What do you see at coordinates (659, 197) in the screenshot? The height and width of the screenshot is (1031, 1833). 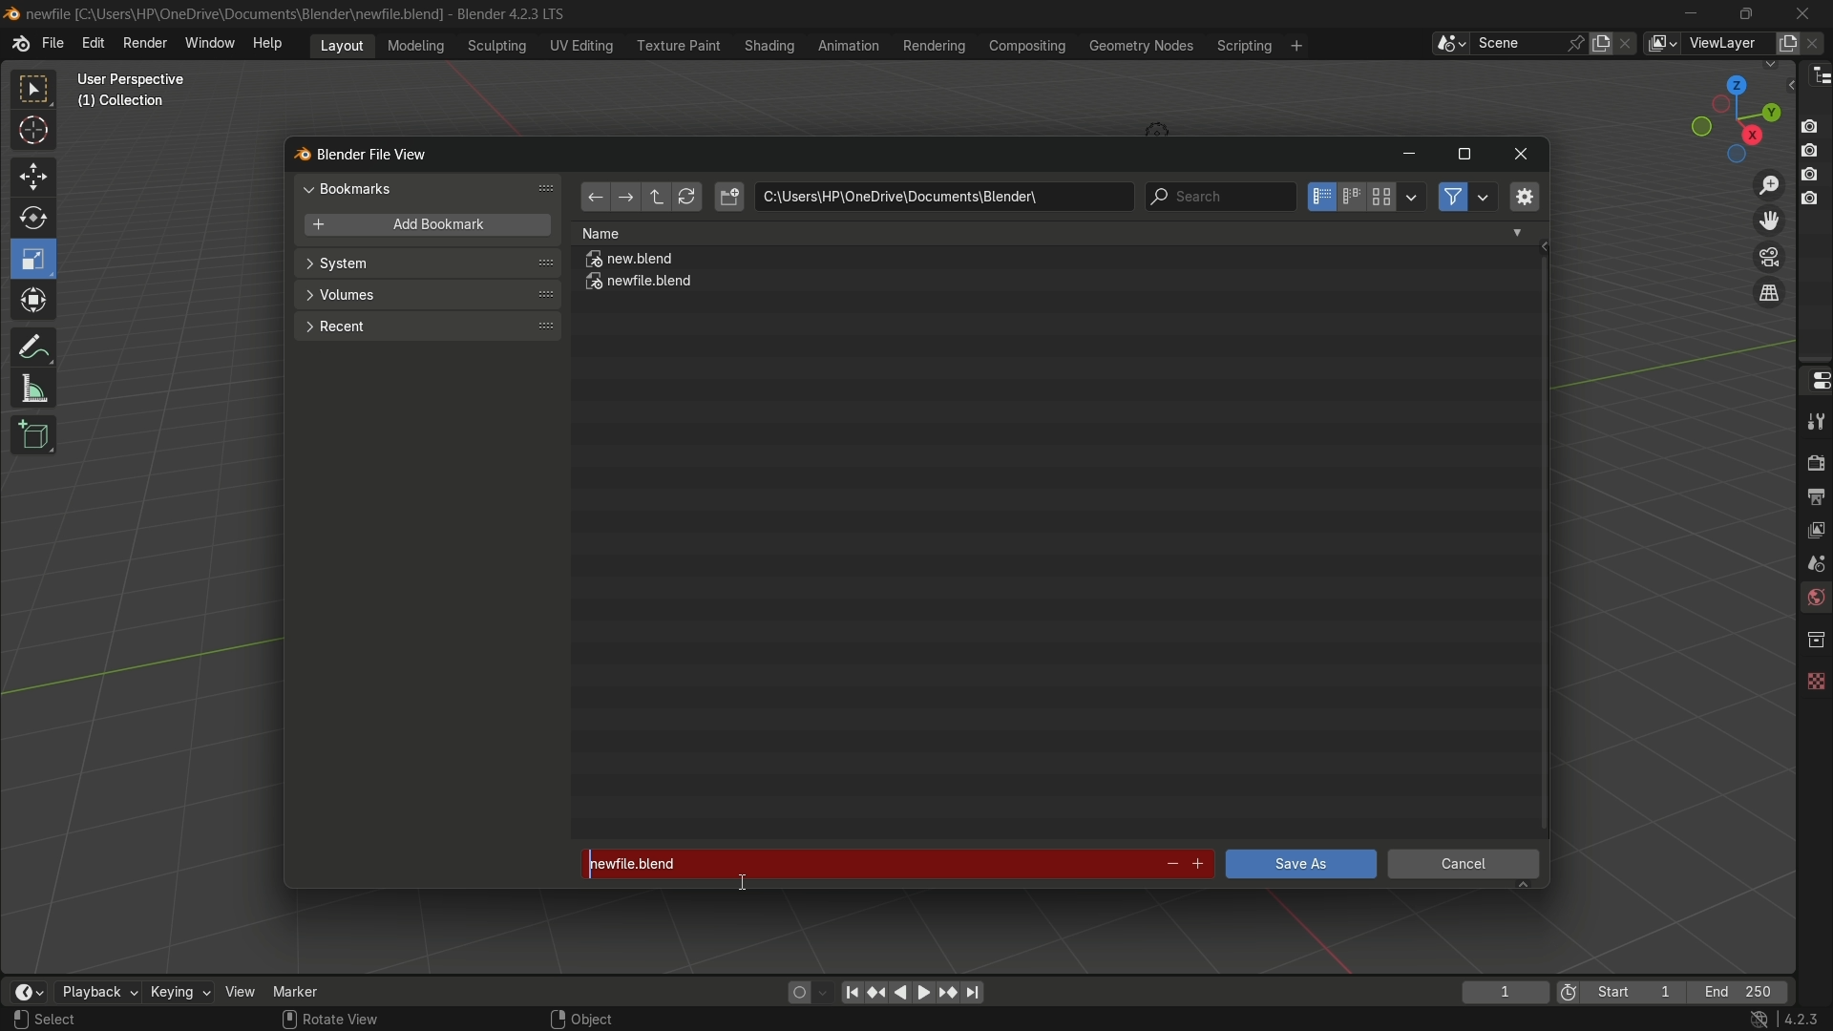 I see `parent directory` at bounding box center [659, 197].